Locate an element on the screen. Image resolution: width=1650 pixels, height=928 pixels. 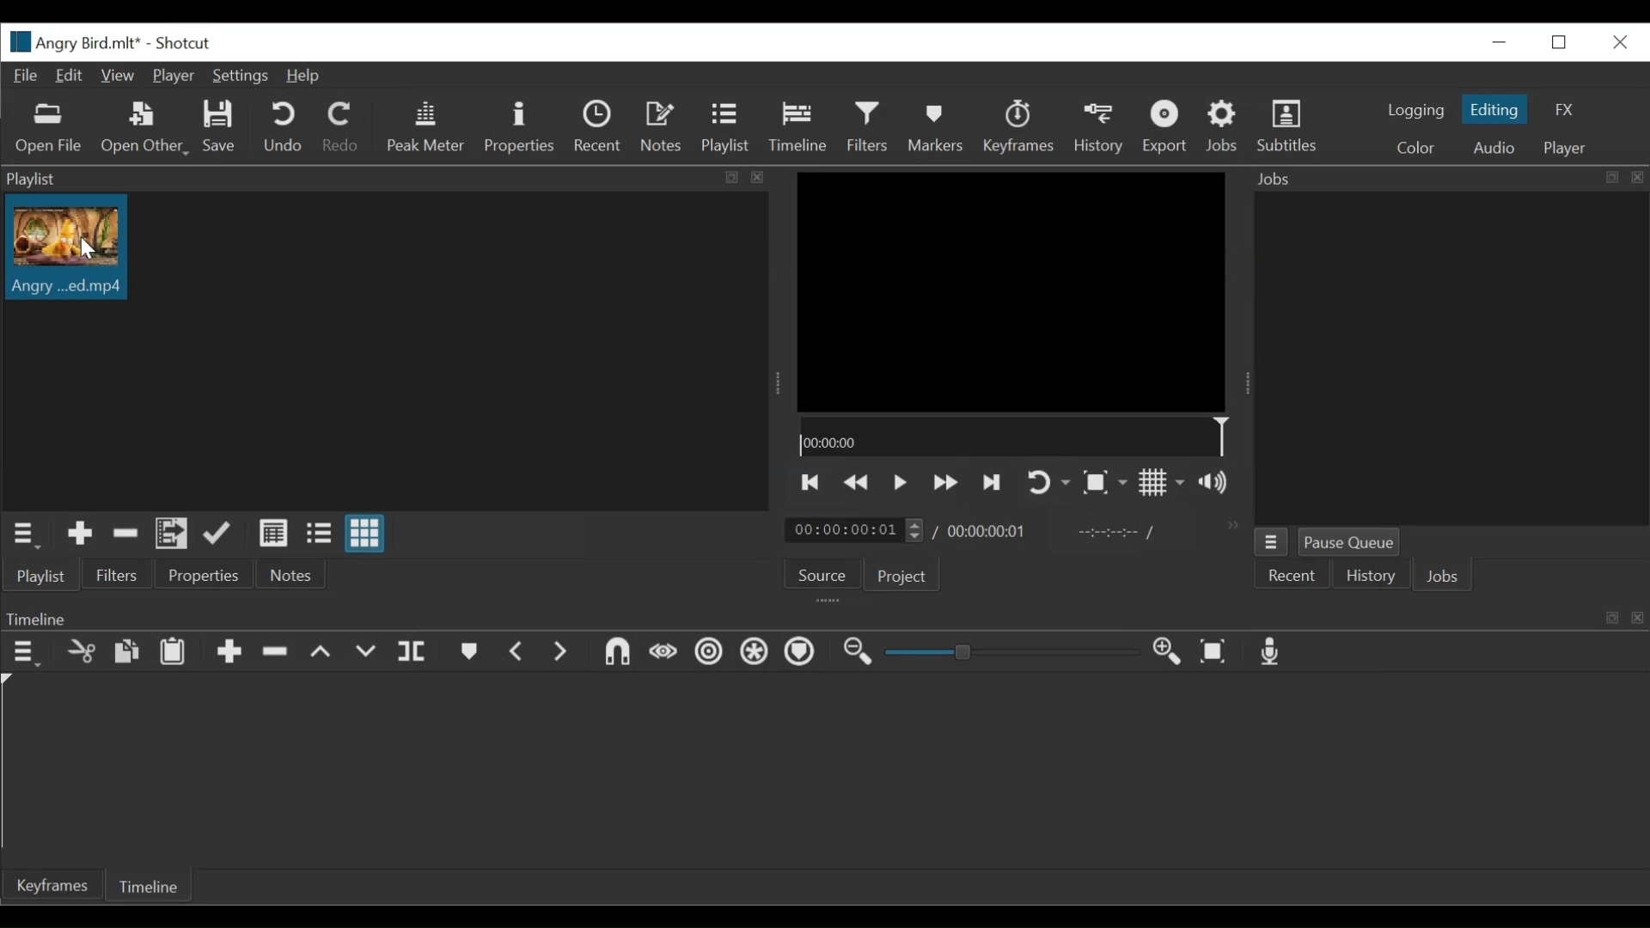
Timeline is located at coordinates (800, 126).